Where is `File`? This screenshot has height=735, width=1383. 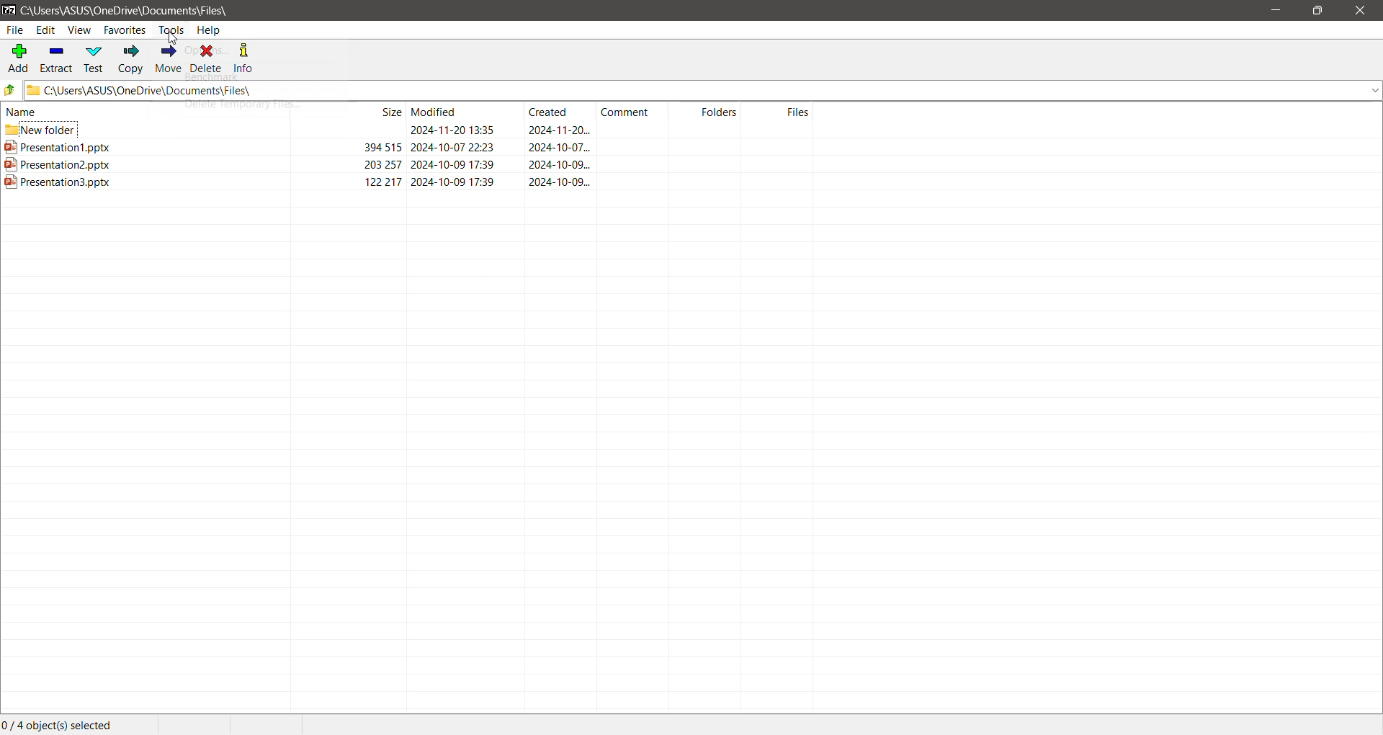
File is located at coordinates (16, 30).